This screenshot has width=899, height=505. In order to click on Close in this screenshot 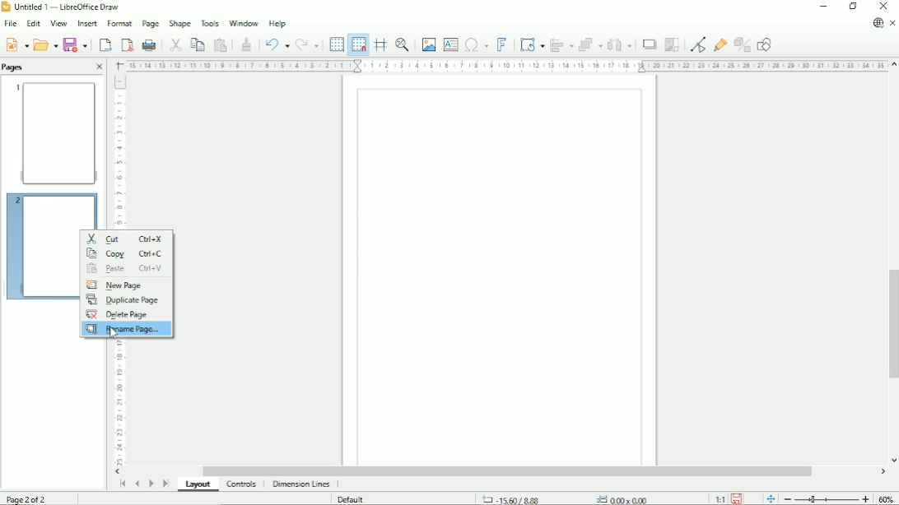, I will do `click(99, 67)`.